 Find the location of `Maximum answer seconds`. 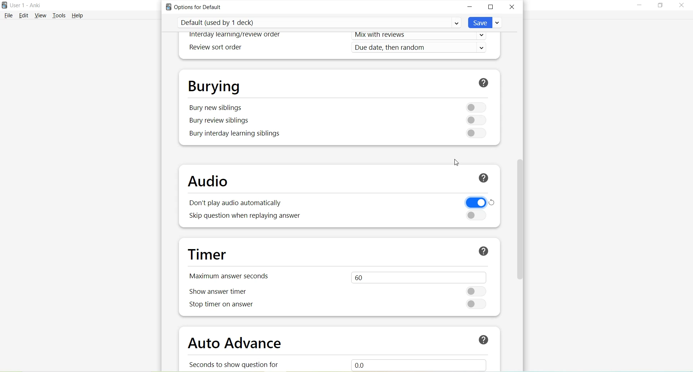

Maximum answer seconds is located at coordinates (232, 275).